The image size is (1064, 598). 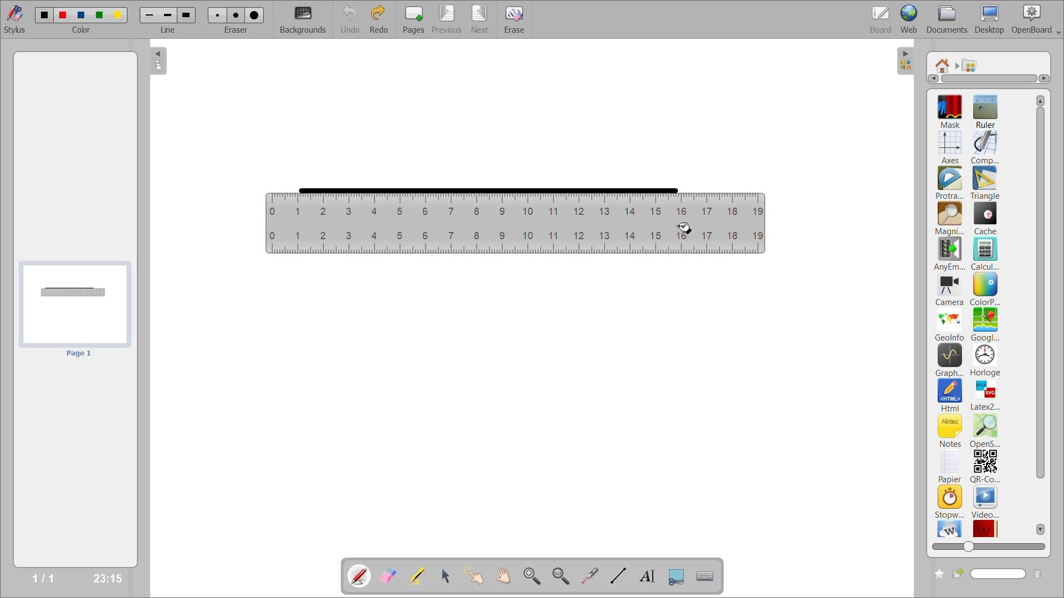 What do you see at coordinates (910, 18) in the screenshot?
I see `web` at bounding box center [910, 18].